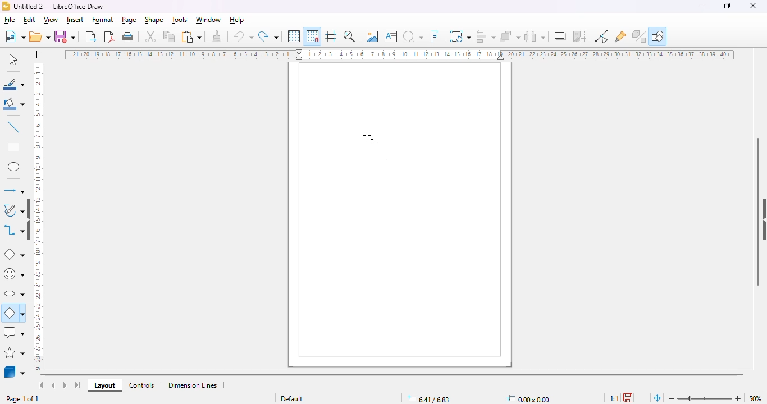 This screenshot has height=404, width=767. Describe the element at coordinates (91, 37) in the screenshot. I see `export` at that location.